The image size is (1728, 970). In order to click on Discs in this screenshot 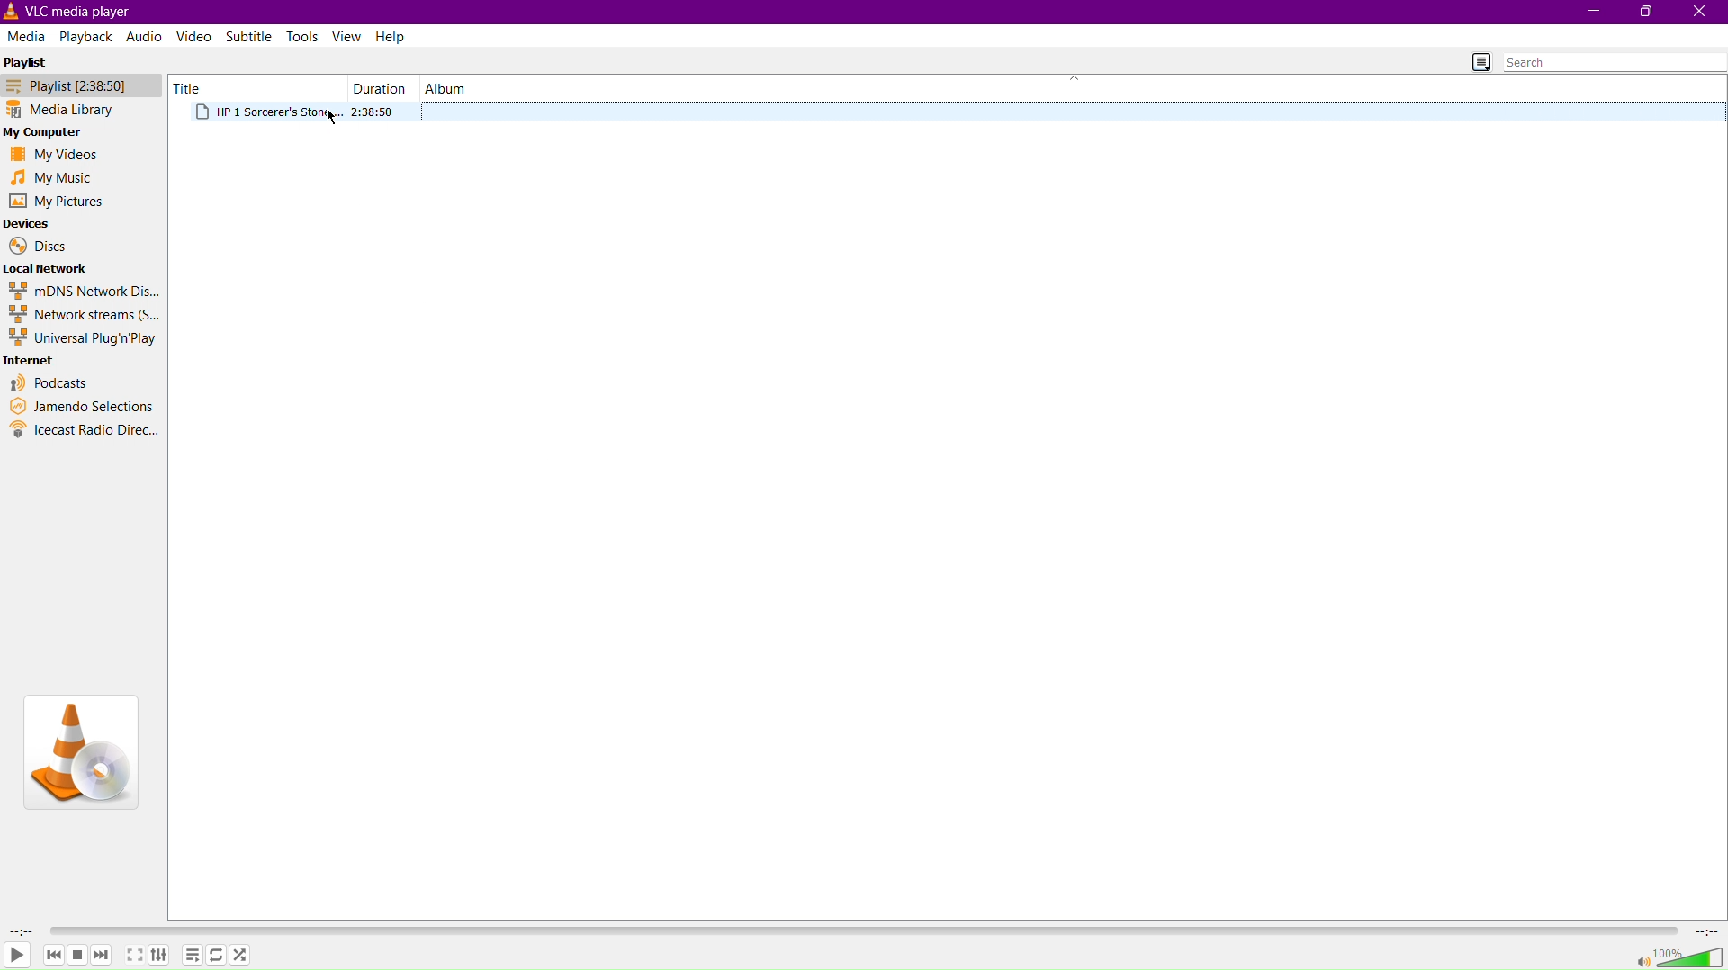, I will do `click(34, 246)`.